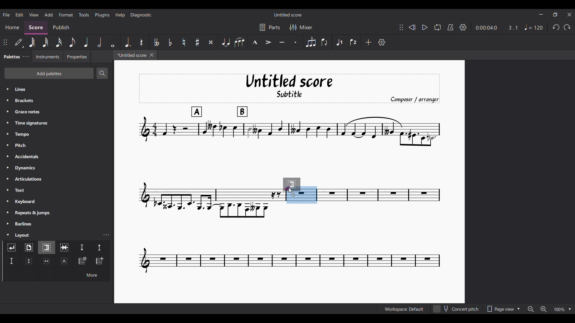 Image resolution: width=575 pixels, height=323 pixels. Describe the element at coordinates (57, 100) in the screenshot. I see `Brackets` at that location.